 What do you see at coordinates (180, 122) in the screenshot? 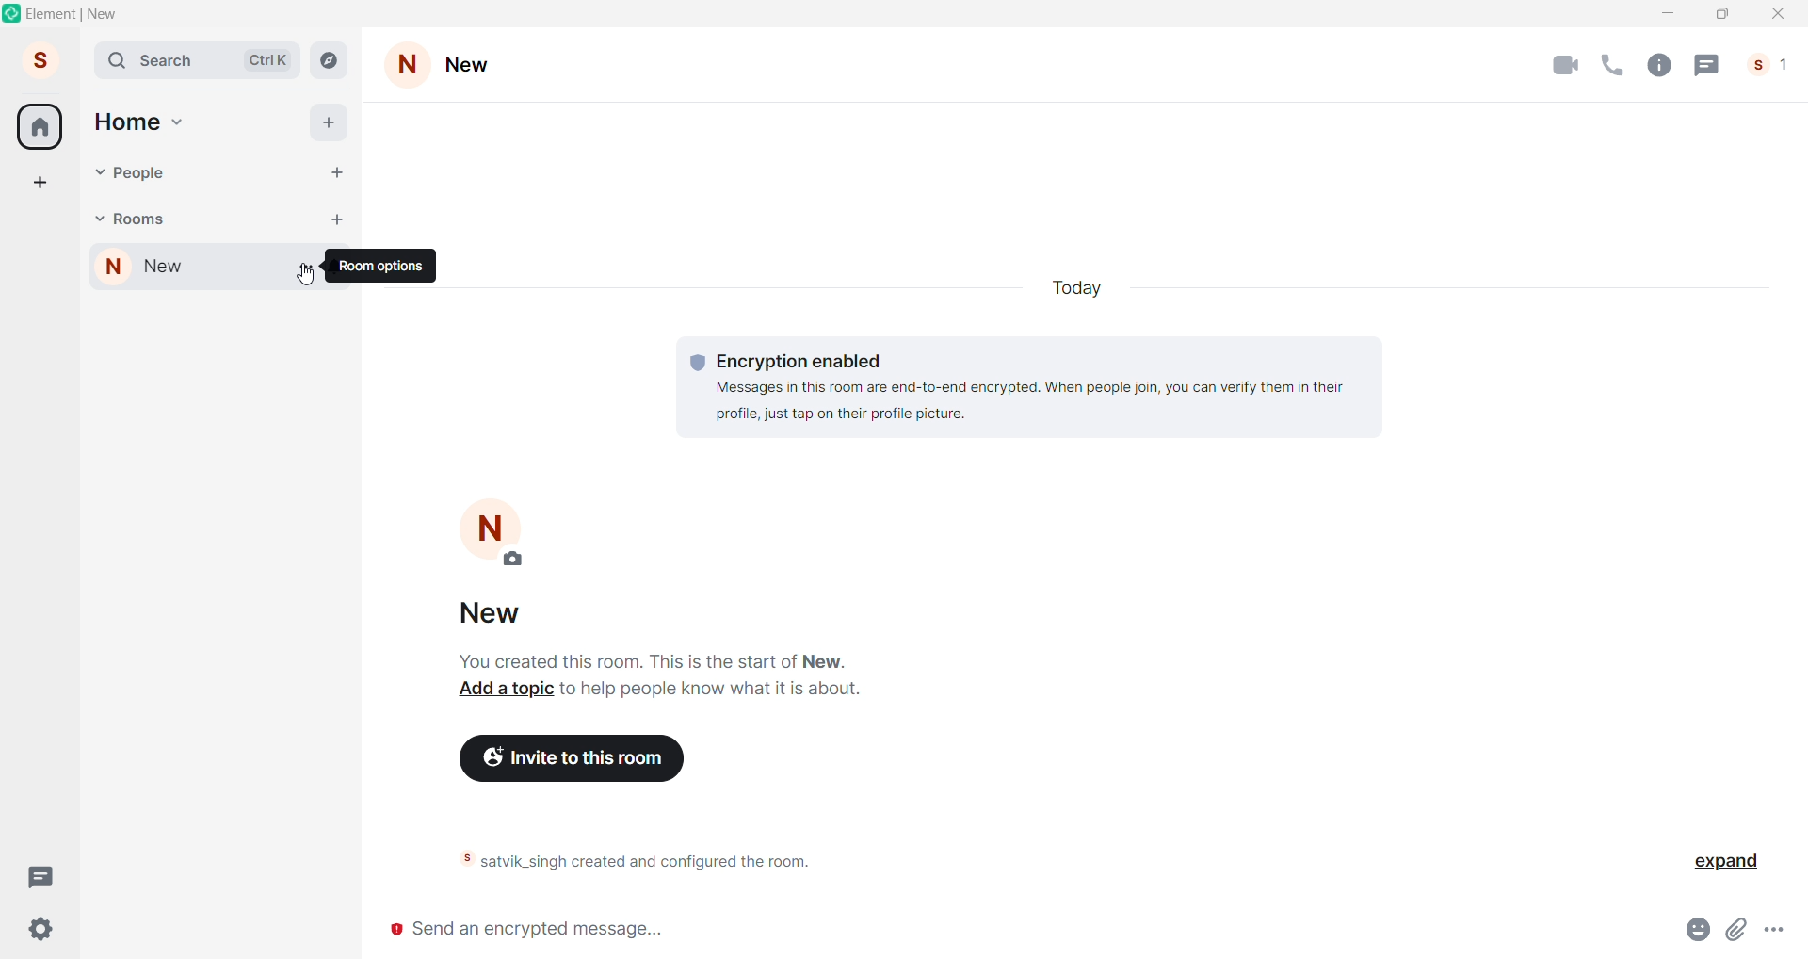
I see `Home Drop Down` at bounding box center [180, 122].